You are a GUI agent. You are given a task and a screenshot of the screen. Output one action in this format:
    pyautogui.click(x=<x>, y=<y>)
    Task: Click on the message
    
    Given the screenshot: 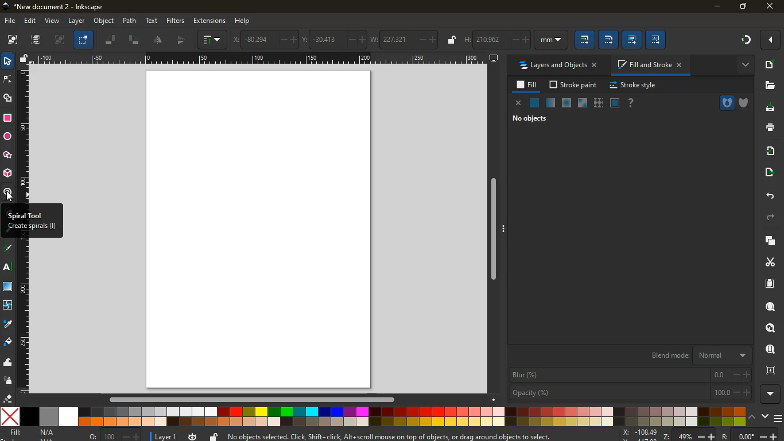 What is the action you would take?
    pyautogui.click(x=391, y=436)
    